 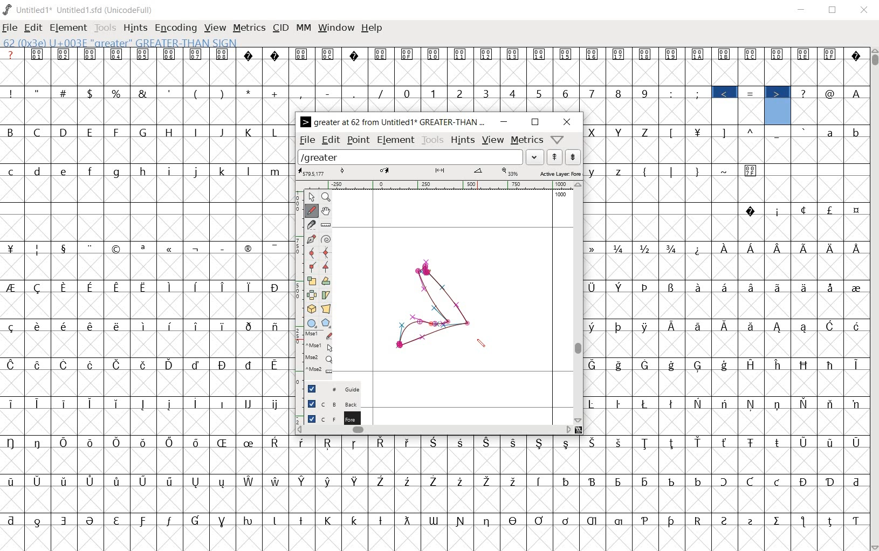 What do you see at coordinates (578, 303) in the screenshot?
I see `scrollbar` at bounding box center [578, 303].